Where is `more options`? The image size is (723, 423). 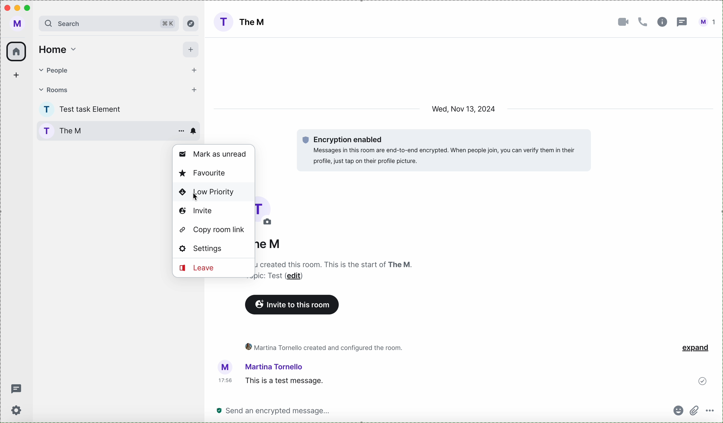 more options is located at coordinates (710, 411).